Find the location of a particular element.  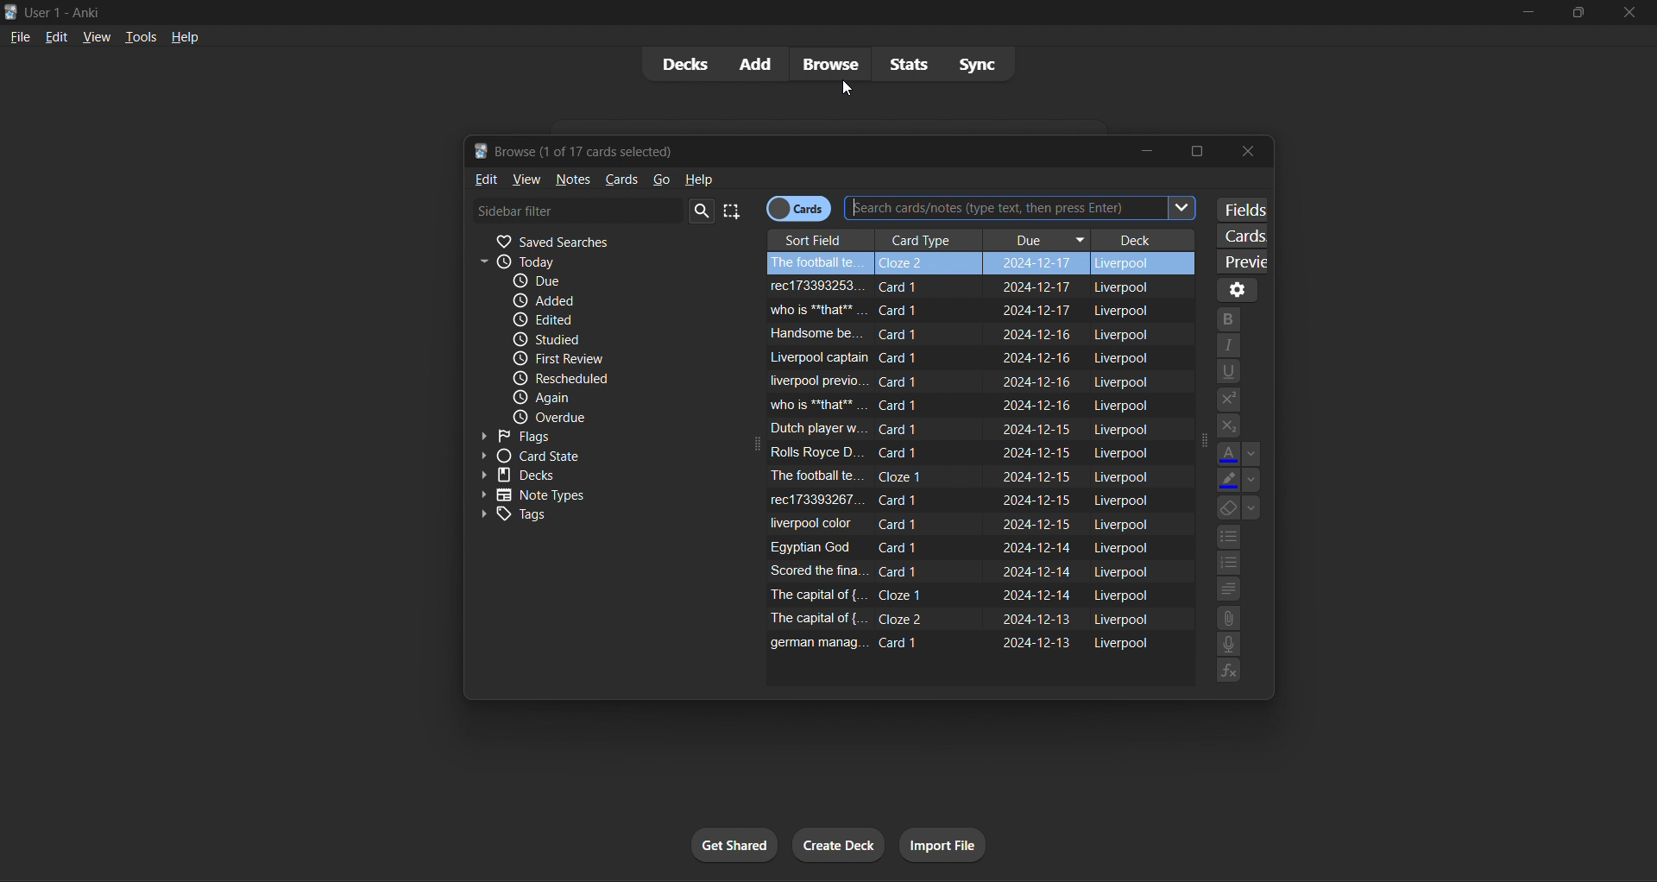

field is located at coordinates (821, 381).